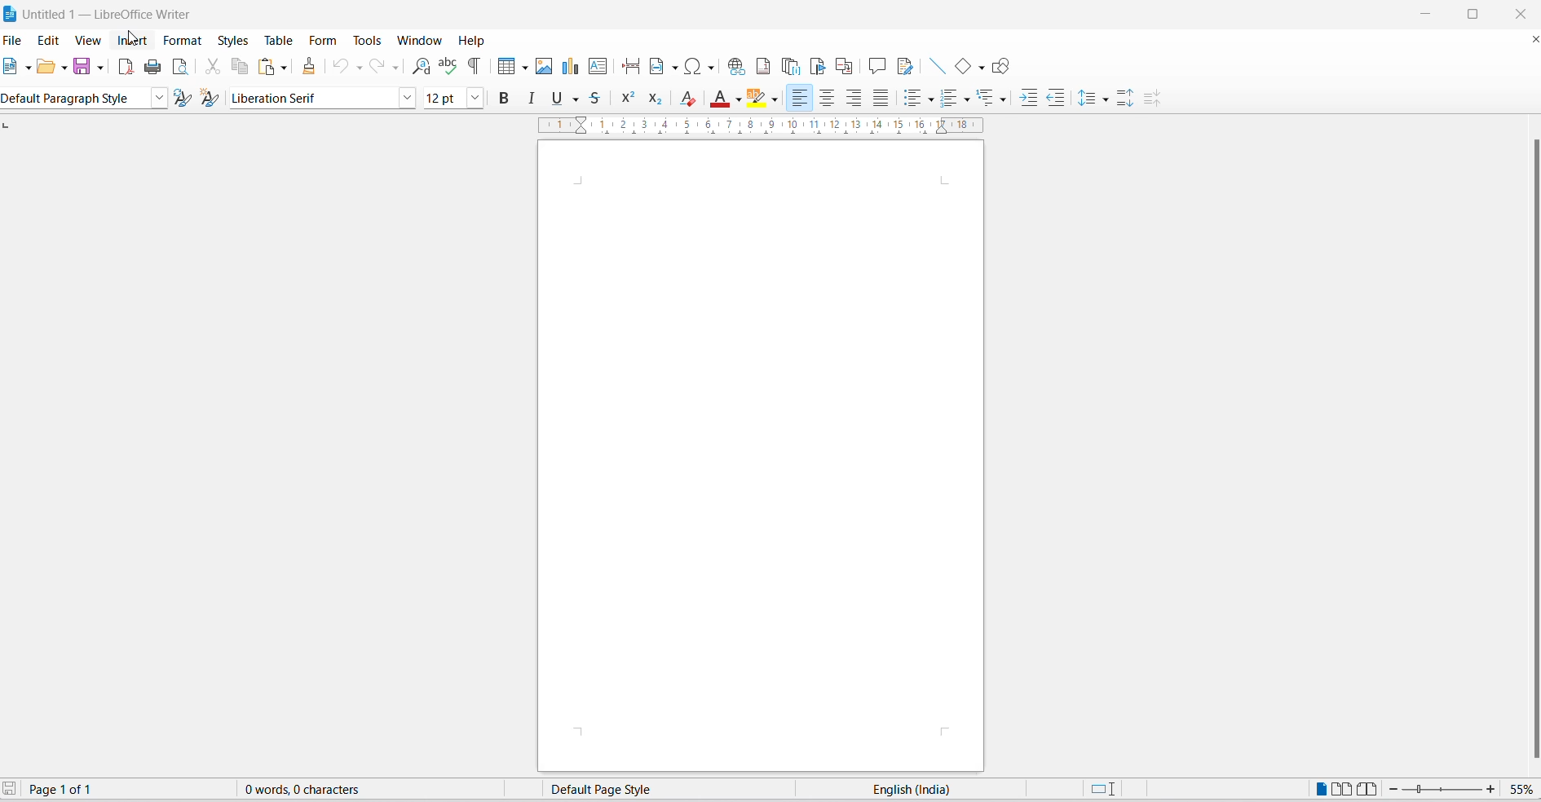  What do you see at coordinates (844, 65) in the screenshot?
I see `insert cross reference` at bounding box center [844, 65].